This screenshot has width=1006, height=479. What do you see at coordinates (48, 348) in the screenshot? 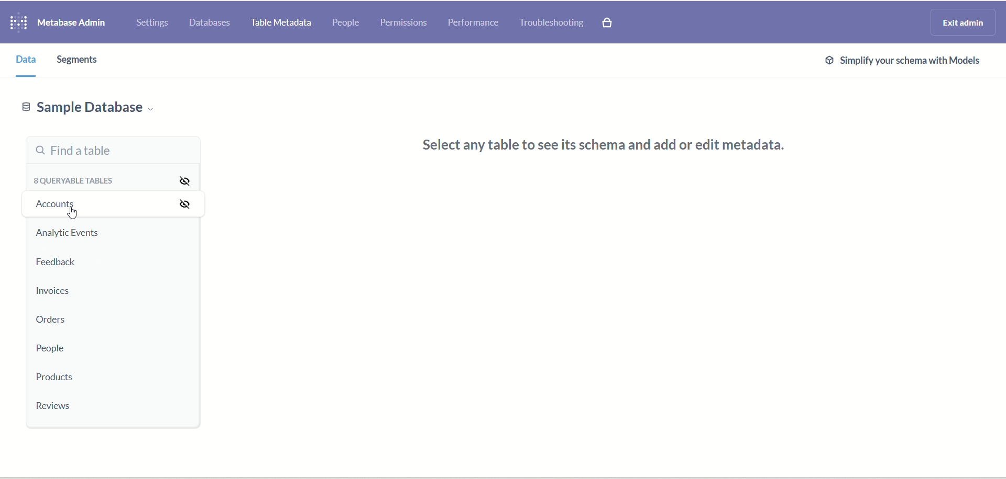
I see `people` at bounding box center [48, 348].